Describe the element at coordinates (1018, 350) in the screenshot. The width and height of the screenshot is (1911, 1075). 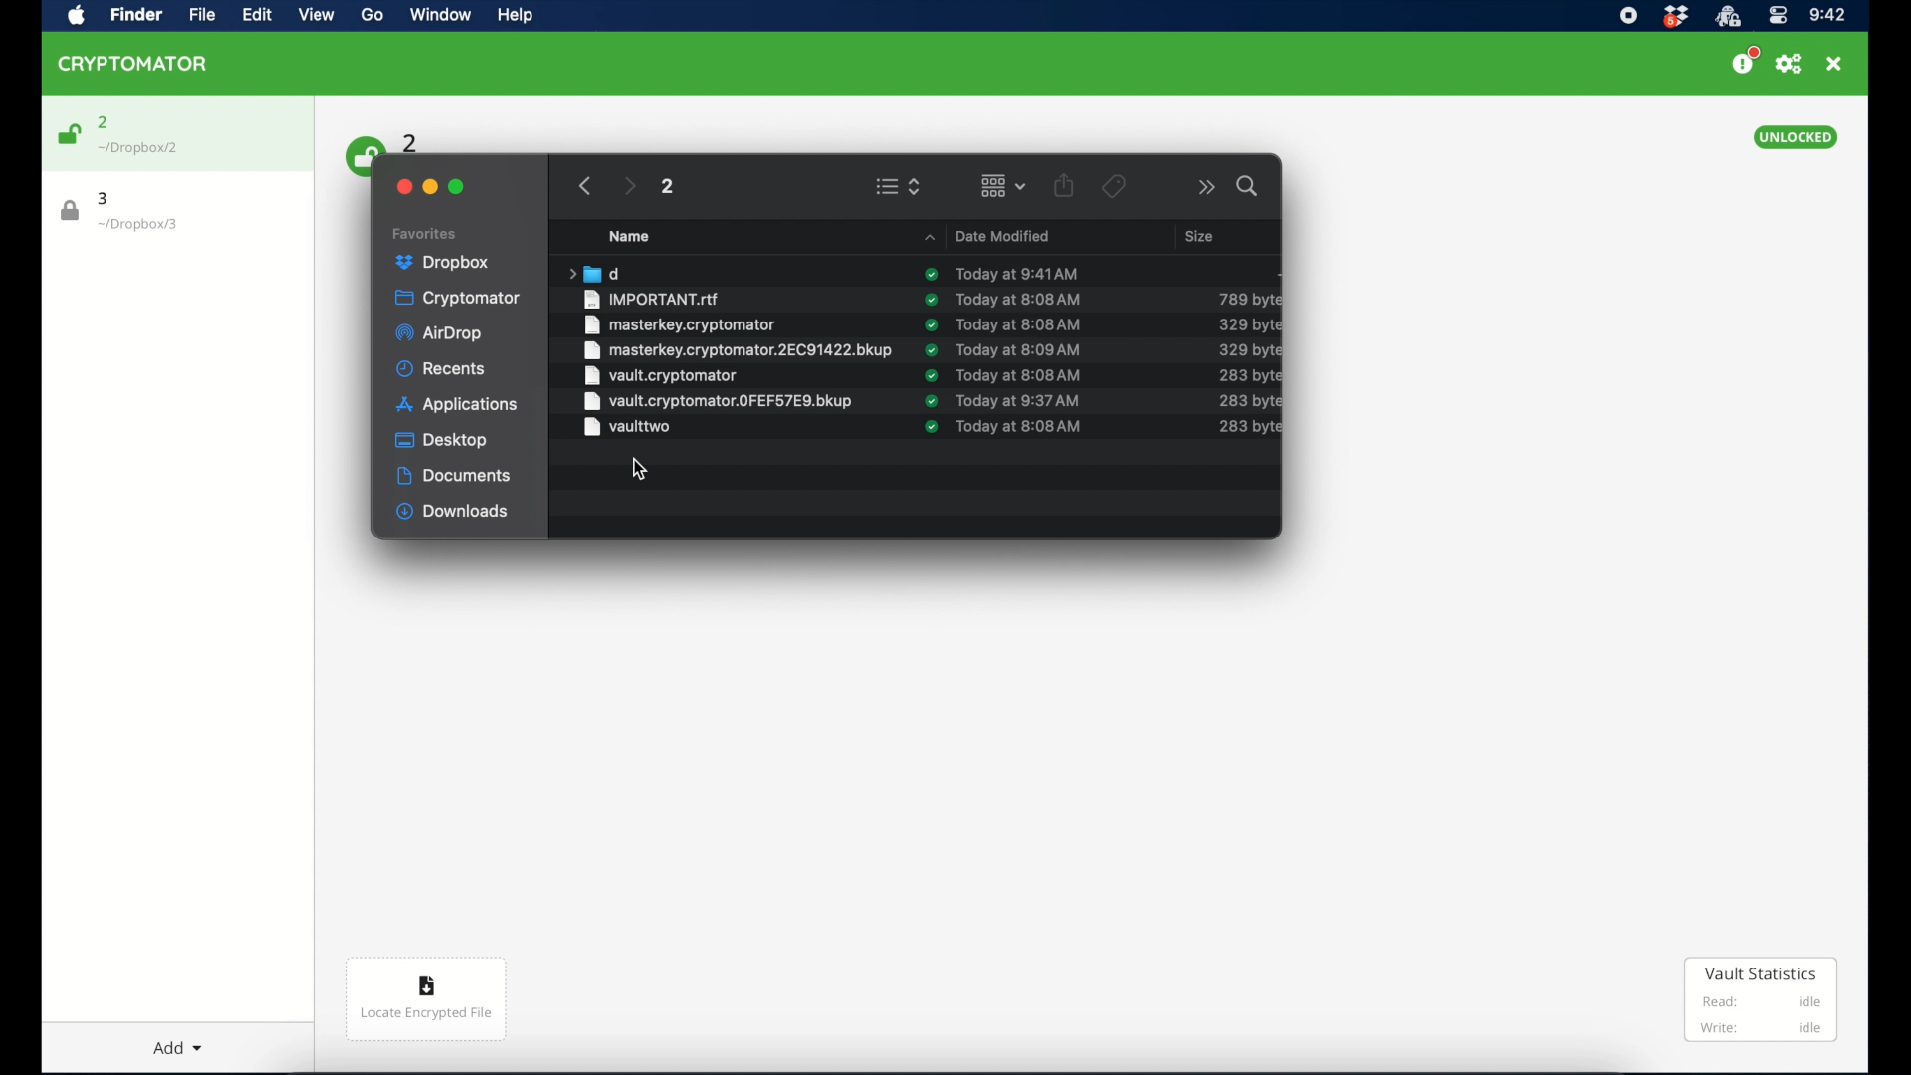
I see `` at that location.